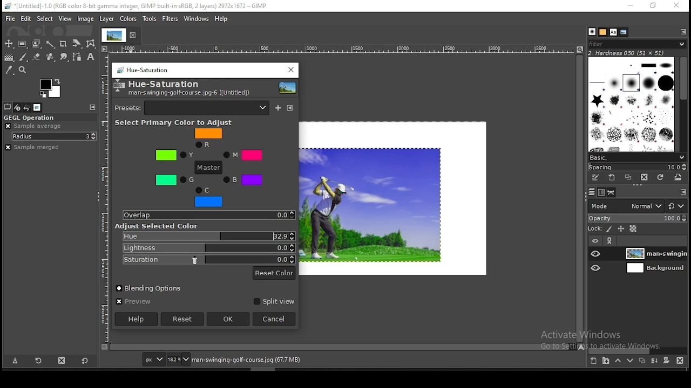 Image resolution: width=691 pixels, height=388 pixels. What do you see at coordinates (174, 180) in the screenshot?
I see `G` at bounding box center [174, 180].